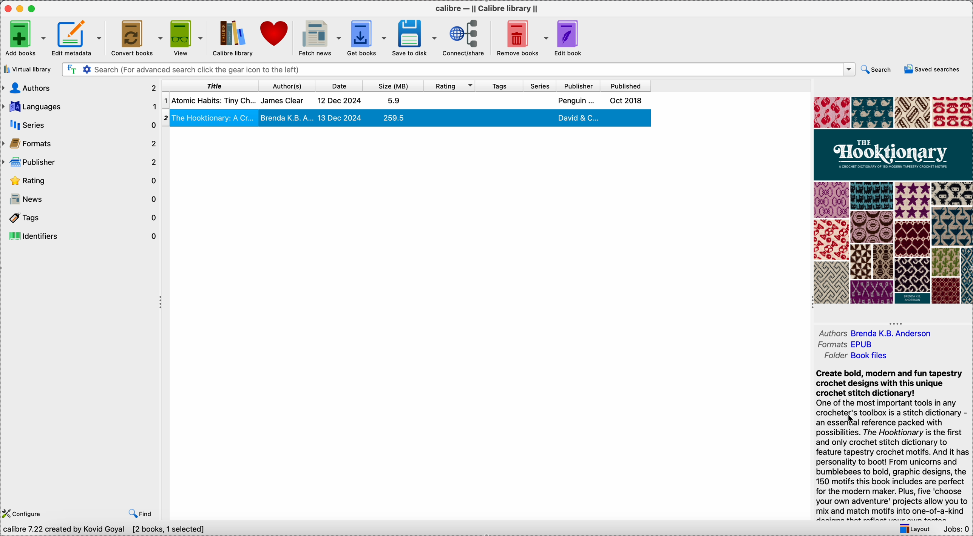 The height and width of the screenshot is (536, 973). I want to click on layout, so click(915, 528).